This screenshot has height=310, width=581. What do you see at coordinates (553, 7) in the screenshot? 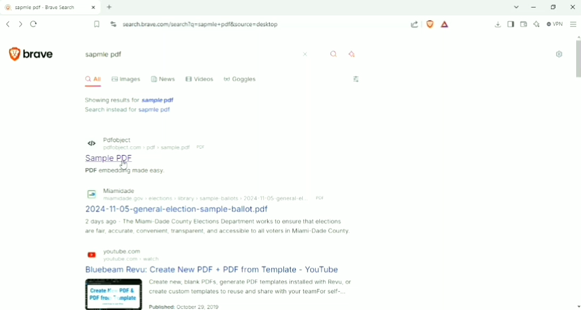
I see `Restore down` at bounding box center [553, 7].